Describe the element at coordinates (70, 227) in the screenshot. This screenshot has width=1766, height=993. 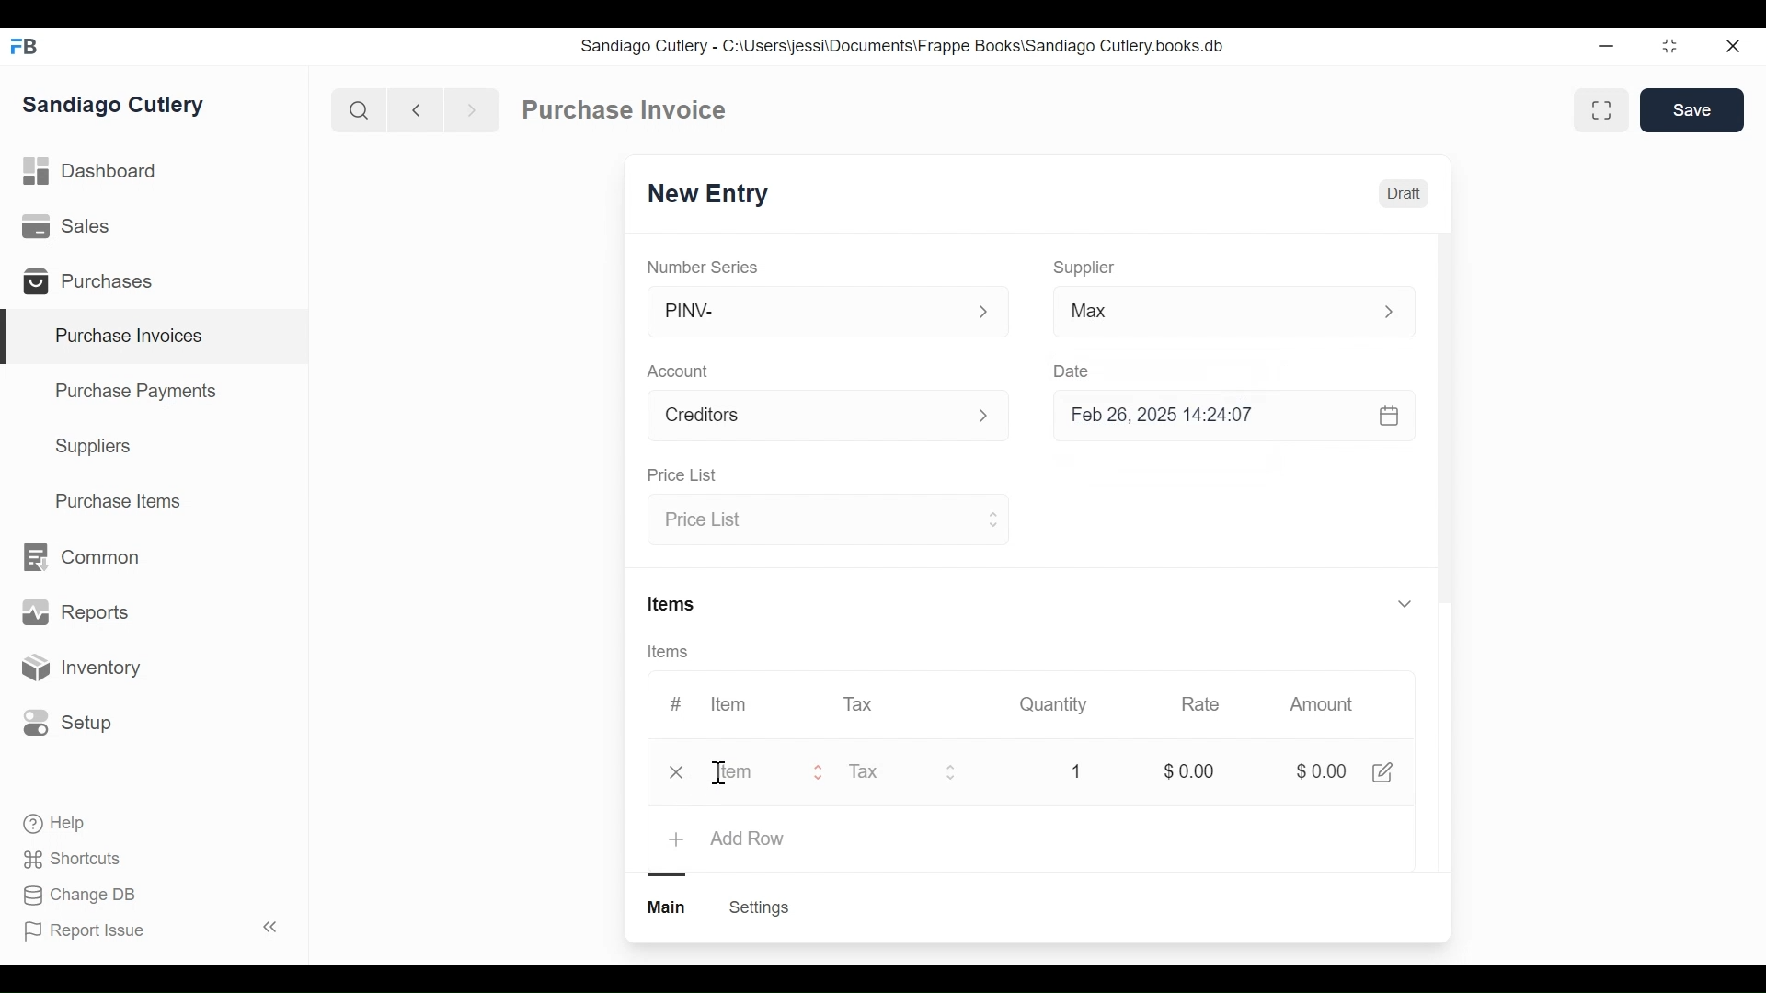
I see `Sales` at that location.